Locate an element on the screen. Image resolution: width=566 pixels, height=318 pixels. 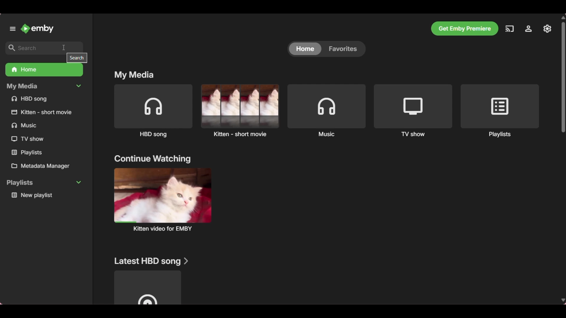
Settings is located at coordinates (548, 29).